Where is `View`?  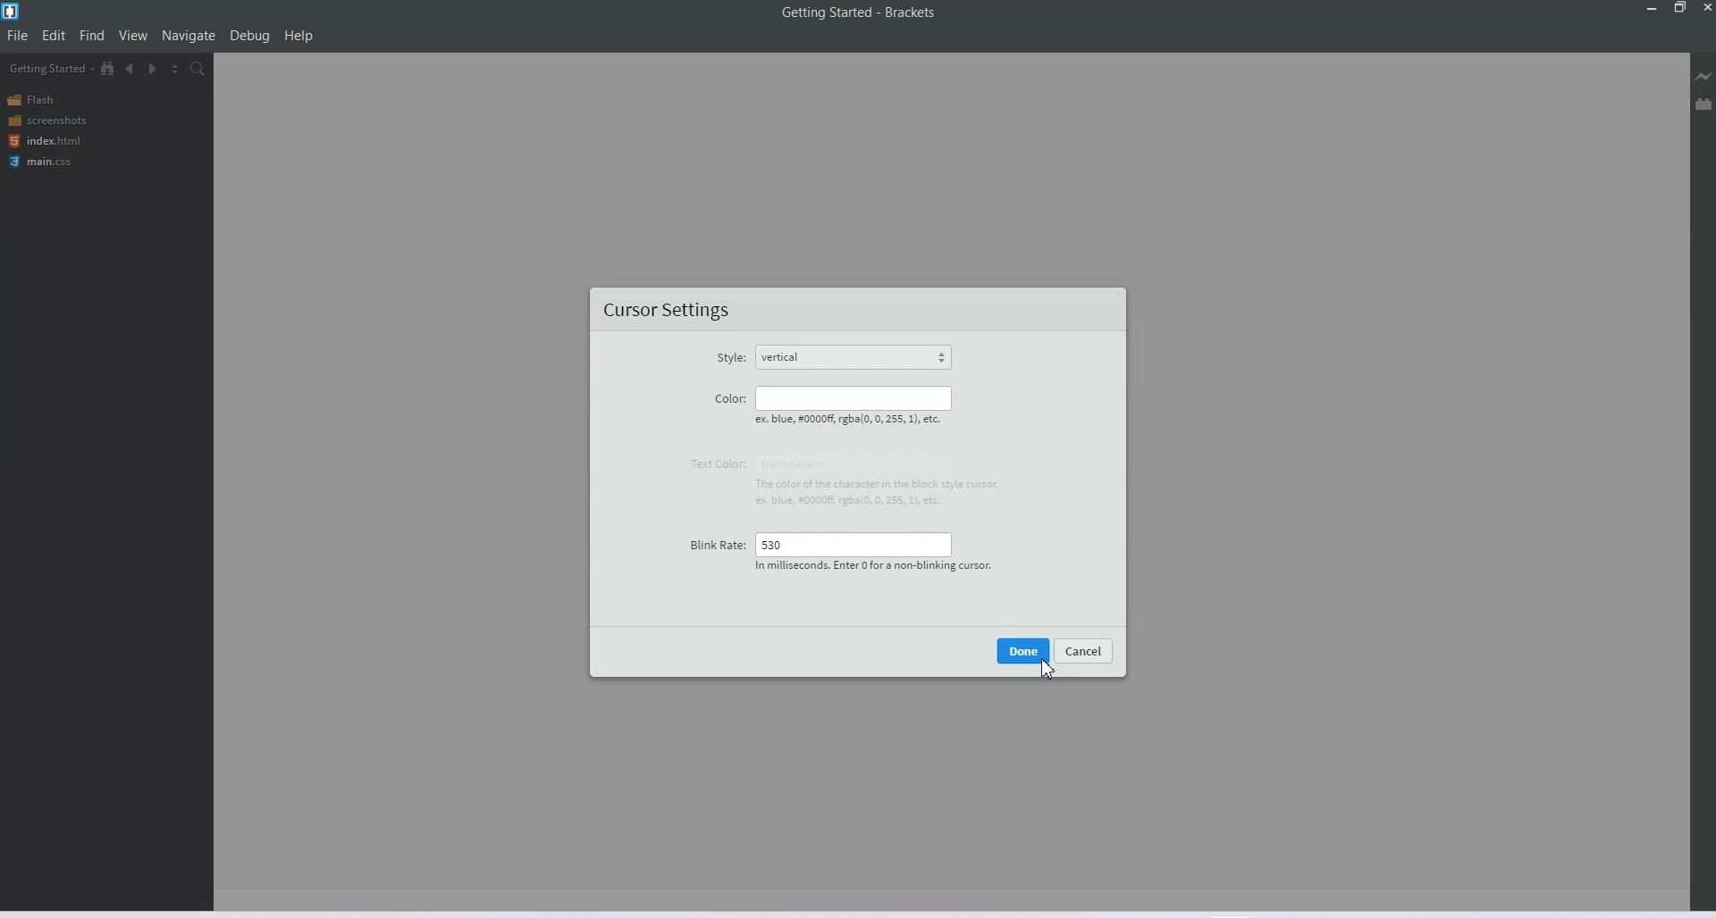 View is located at coordinates (133, 34).